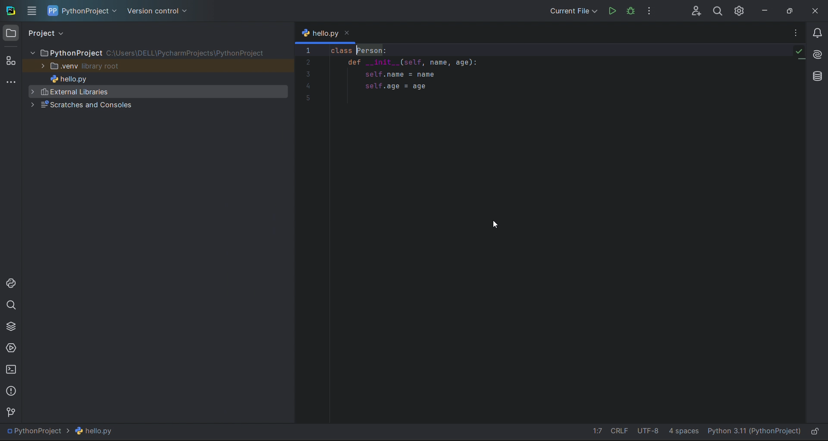  I want to click on Scratches and consoles, so click(156, 105).